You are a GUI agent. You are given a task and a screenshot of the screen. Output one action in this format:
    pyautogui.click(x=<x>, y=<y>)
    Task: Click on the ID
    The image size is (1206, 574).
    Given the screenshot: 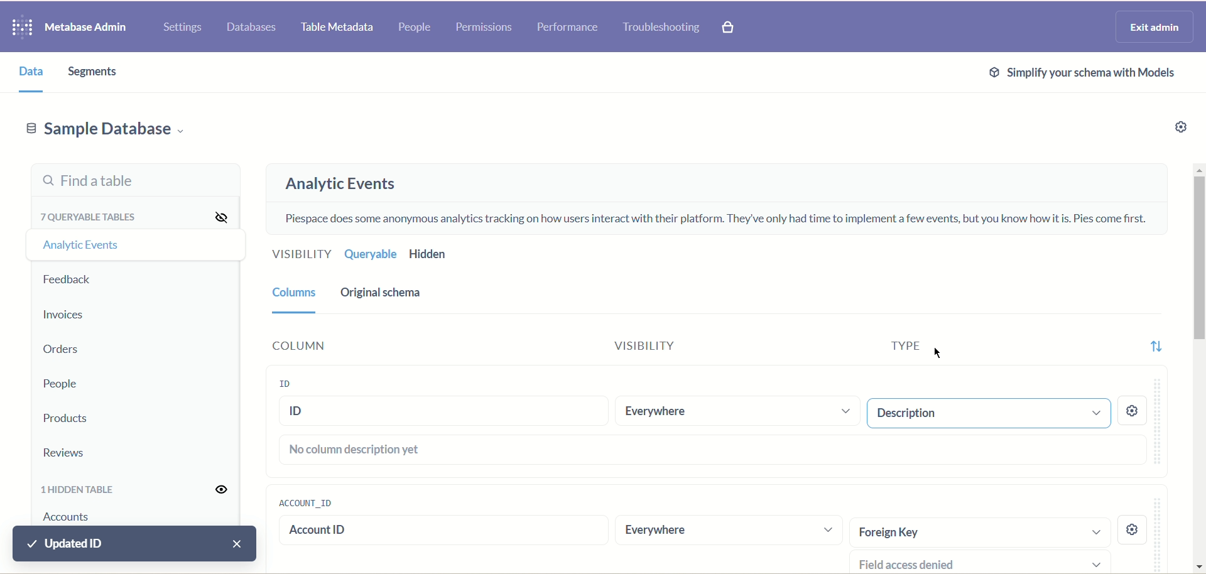 What is the action you would take?
    pyautogui.click(x=282, y=386)
    